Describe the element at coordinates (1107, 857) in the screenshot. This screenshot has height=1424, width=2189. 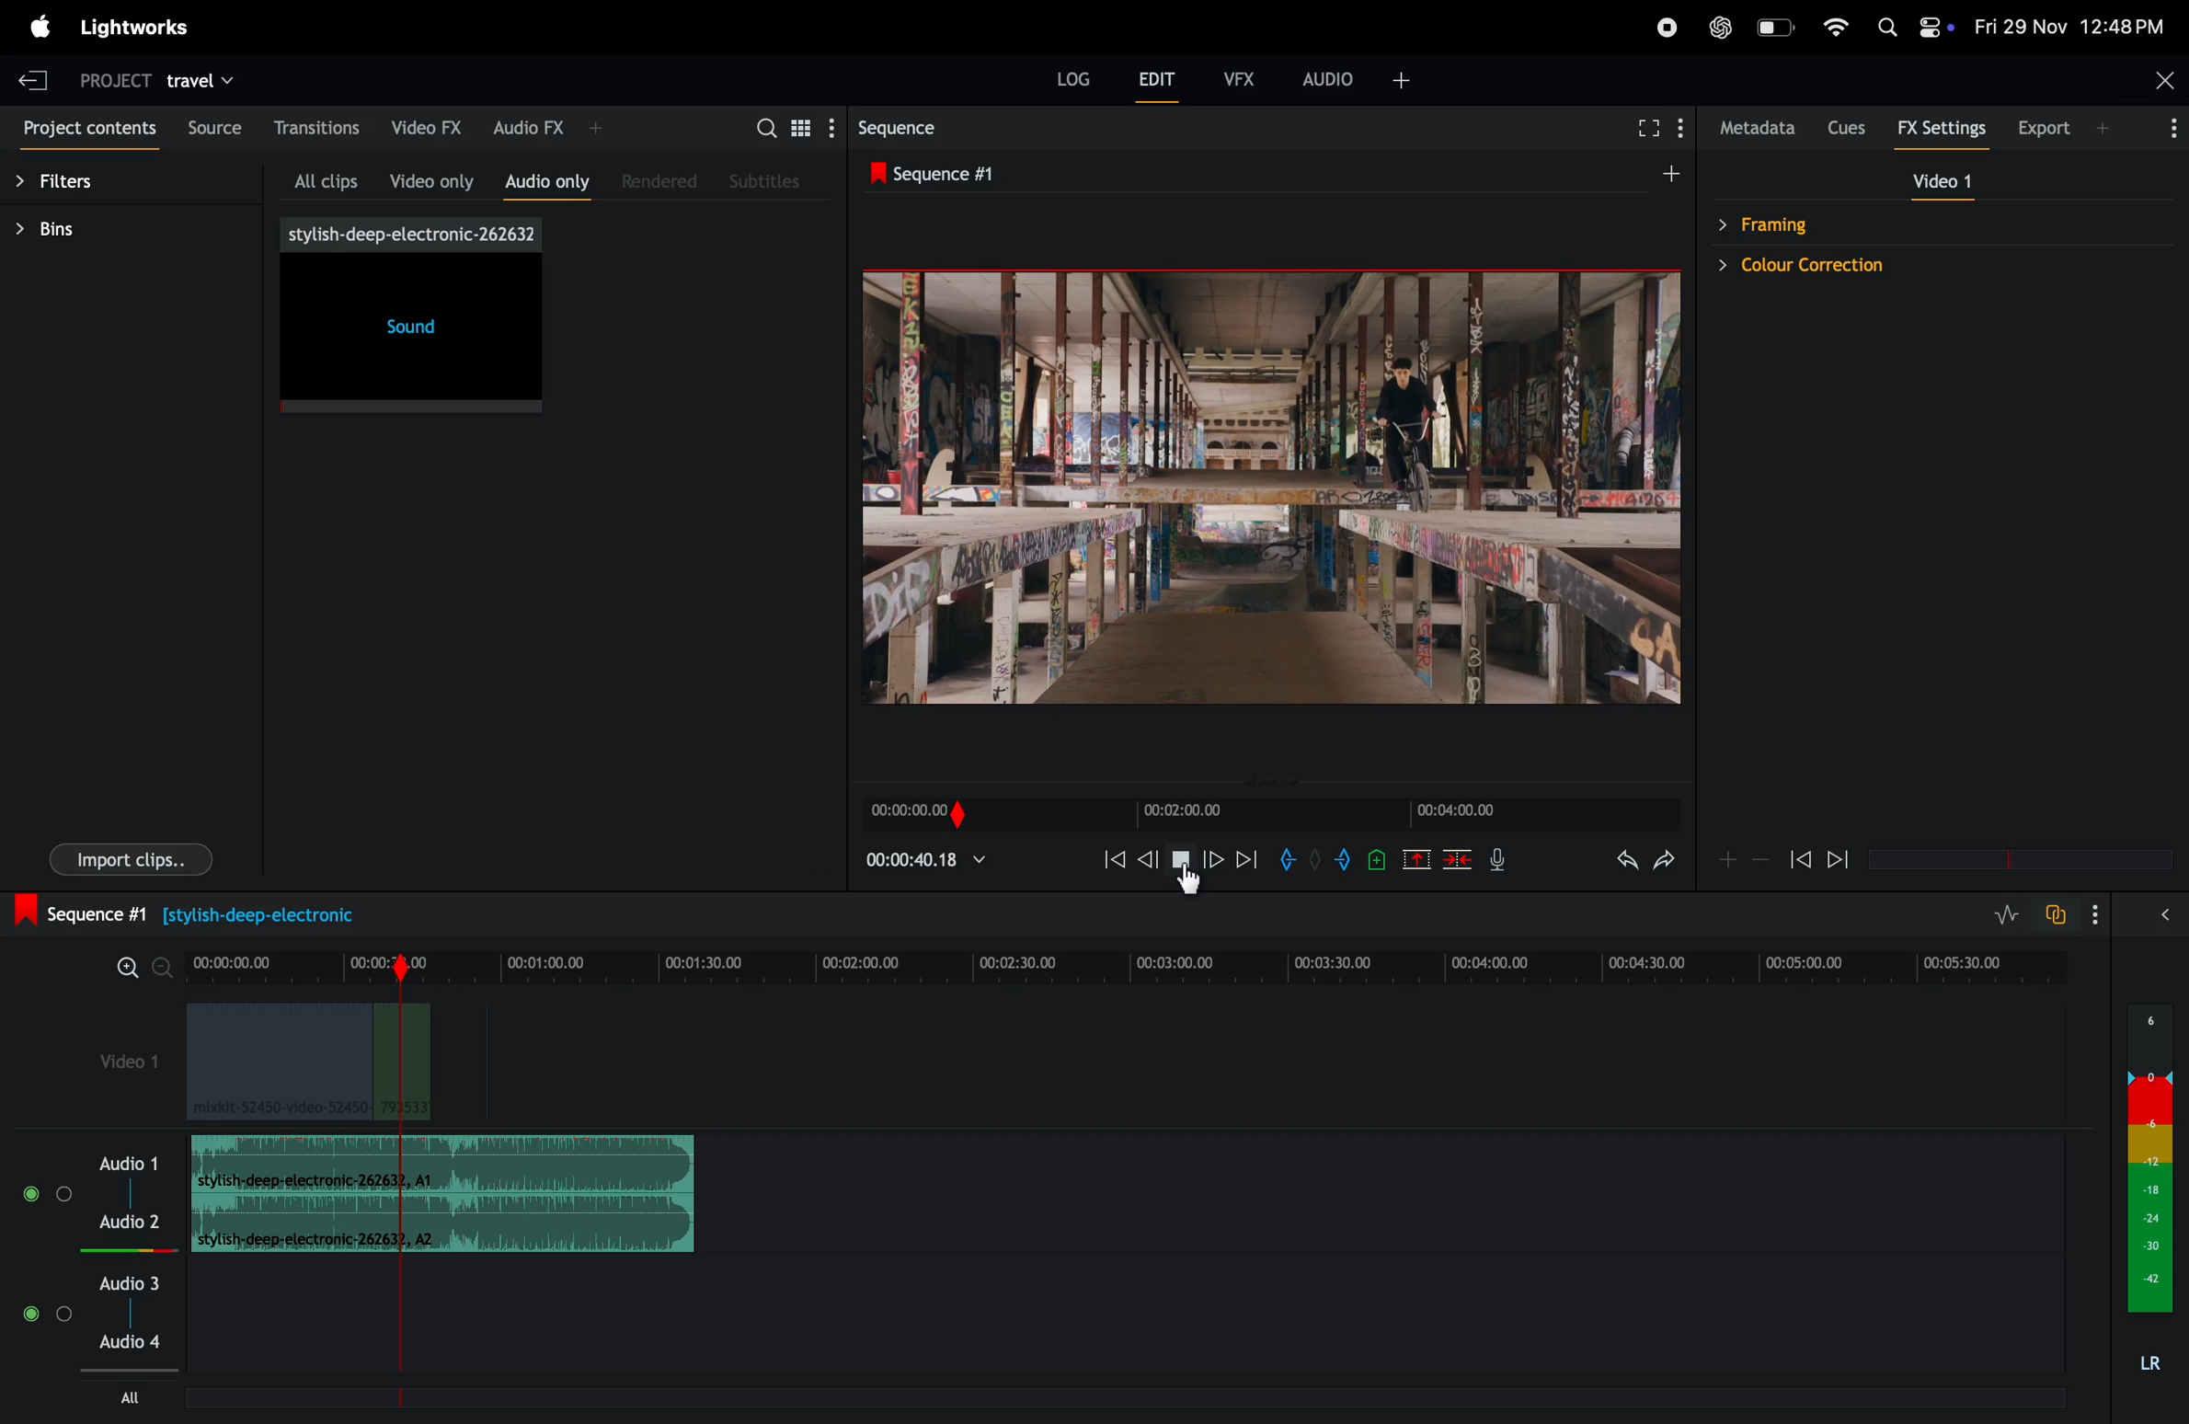
I see `previous frame` at that location.